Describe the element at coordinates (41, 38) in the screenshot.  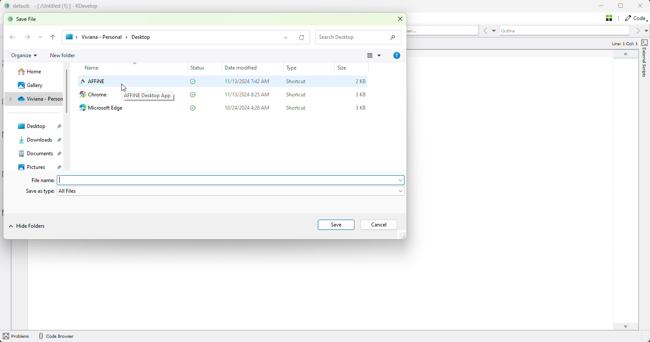
I see `dropdown` at that location.